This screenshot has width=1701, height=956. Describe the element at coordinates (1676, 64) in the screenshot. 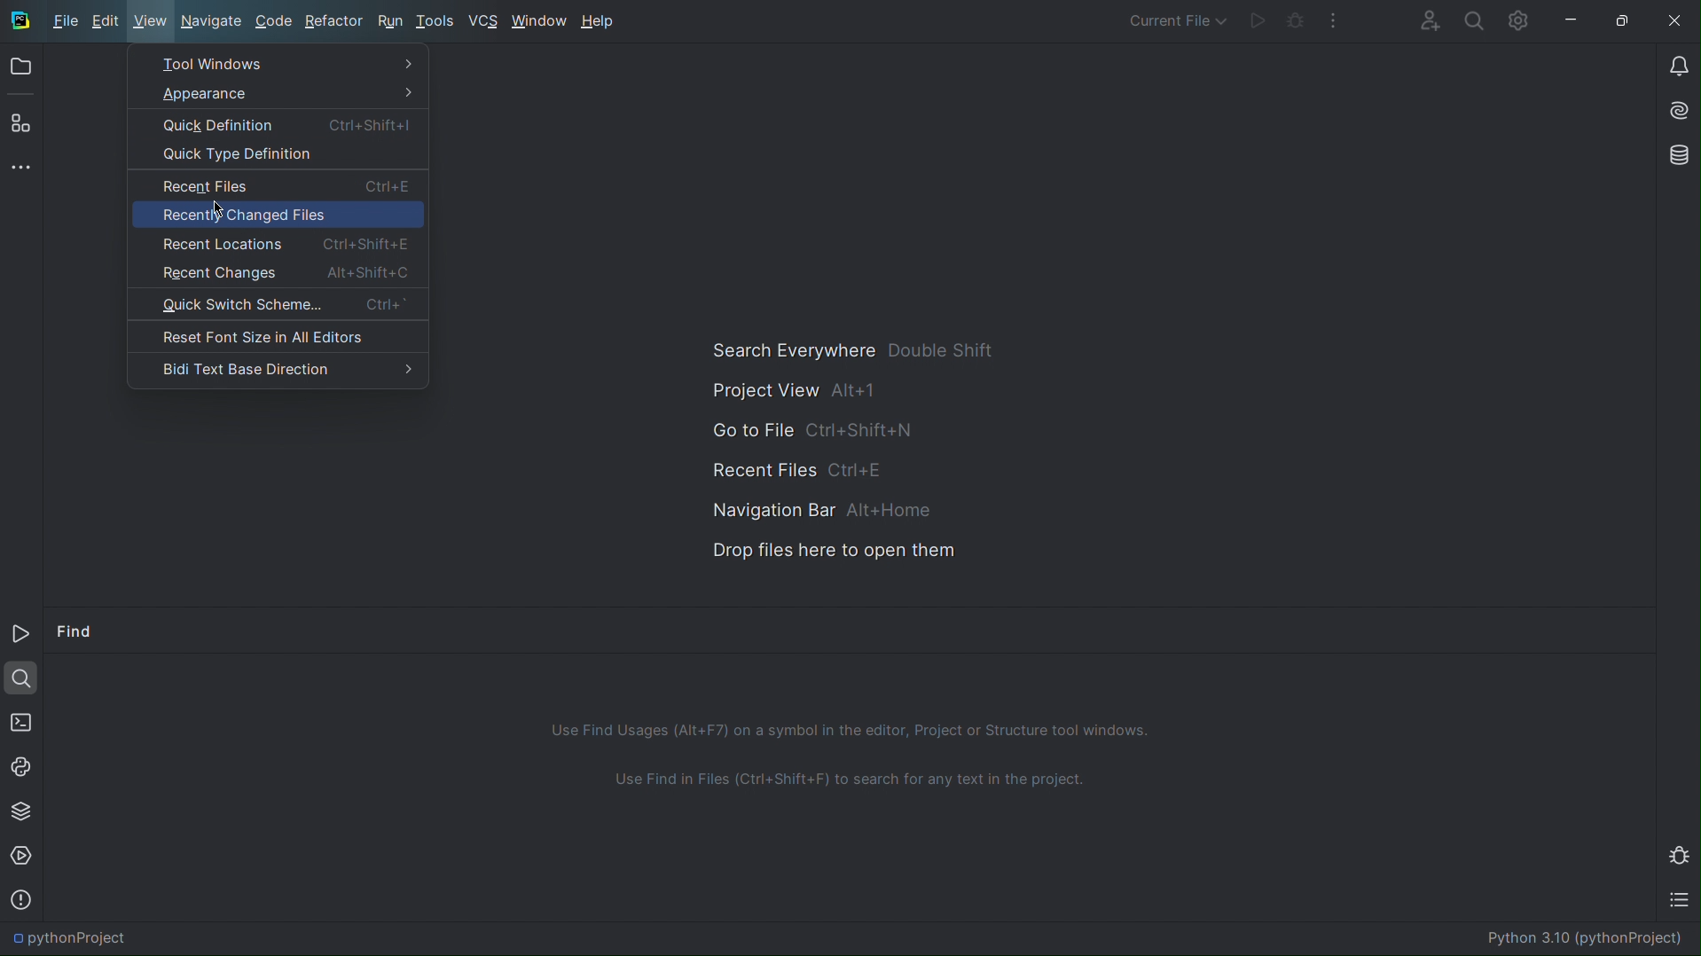

I see `Notifications` at that location.